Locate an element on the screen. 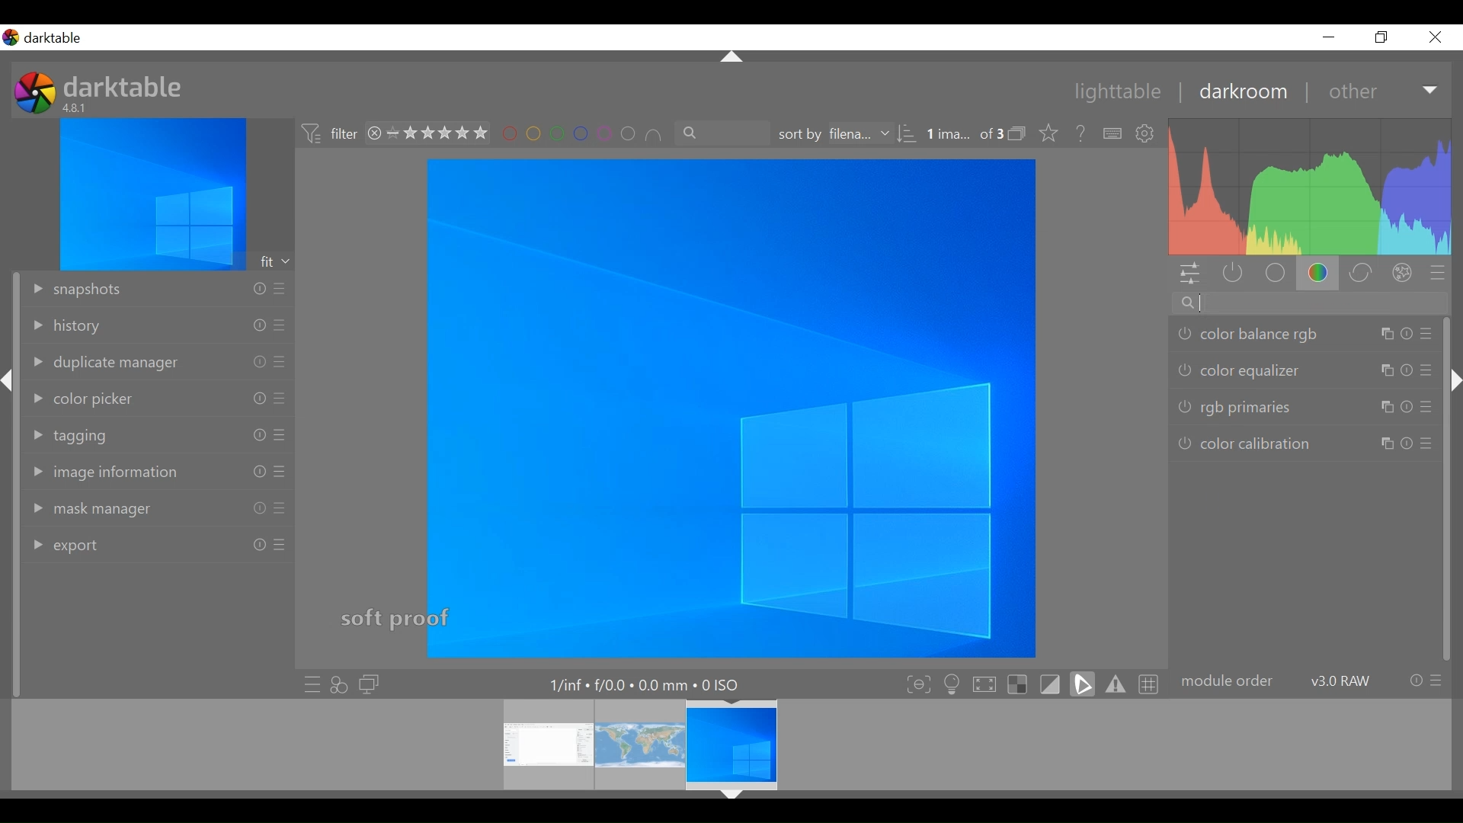 This screenshot has height=823, width=1463. info is located at coordinates (259, 508).